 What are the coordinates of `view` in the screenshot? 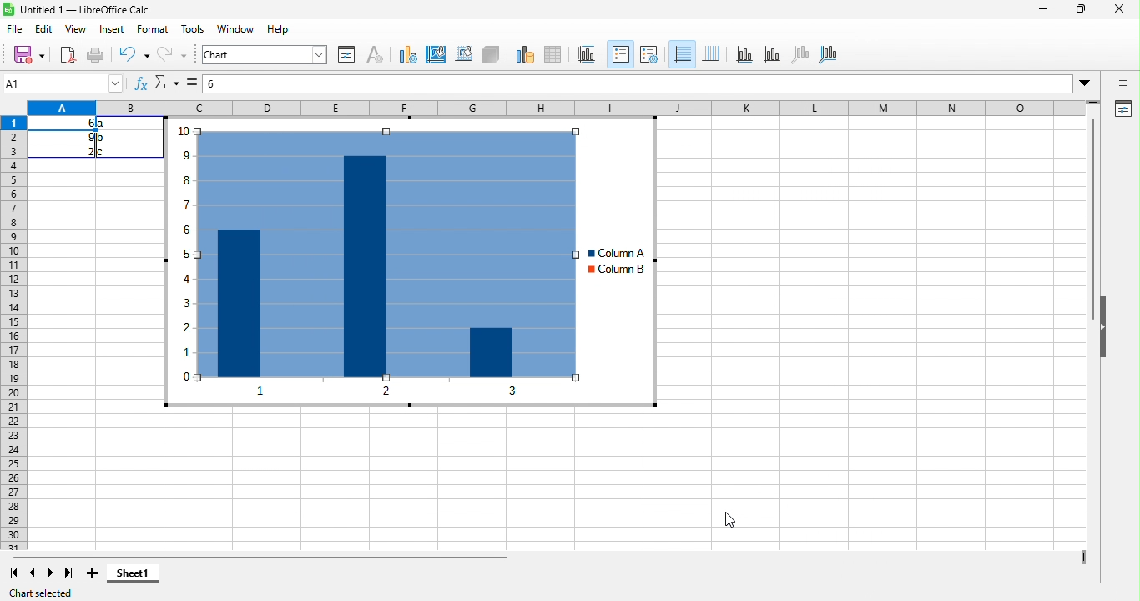 It's located at (76, 29).